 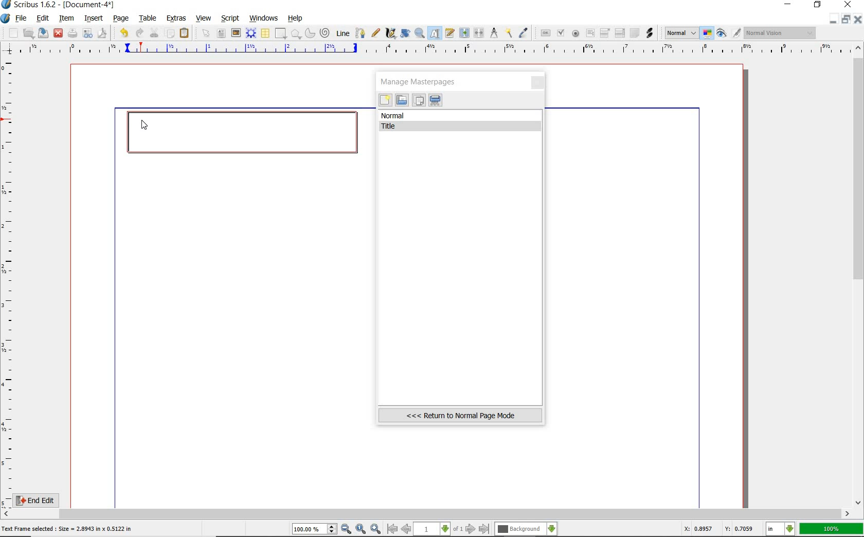 What do you see at coordinates (359, 33) in the screenshot?
I see `Bezier curve` at bounding box center [359, 33].